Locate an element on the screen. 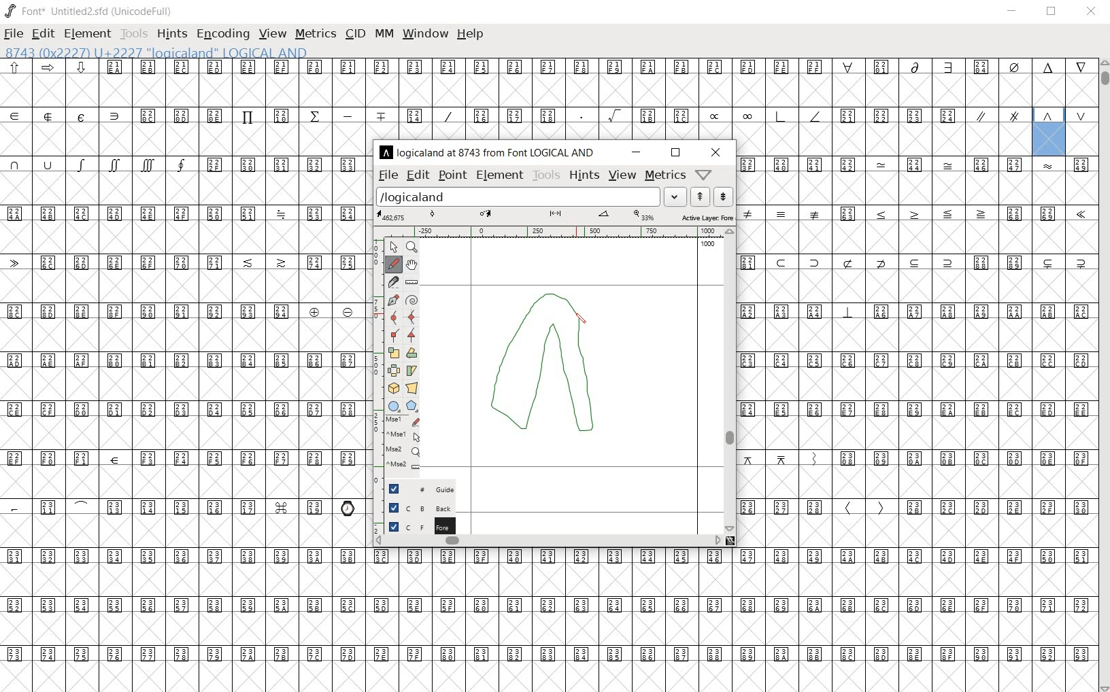 Image resolution: width=1110 pixels, height=692 pixels. metrics is located at coordinates (665, 175).